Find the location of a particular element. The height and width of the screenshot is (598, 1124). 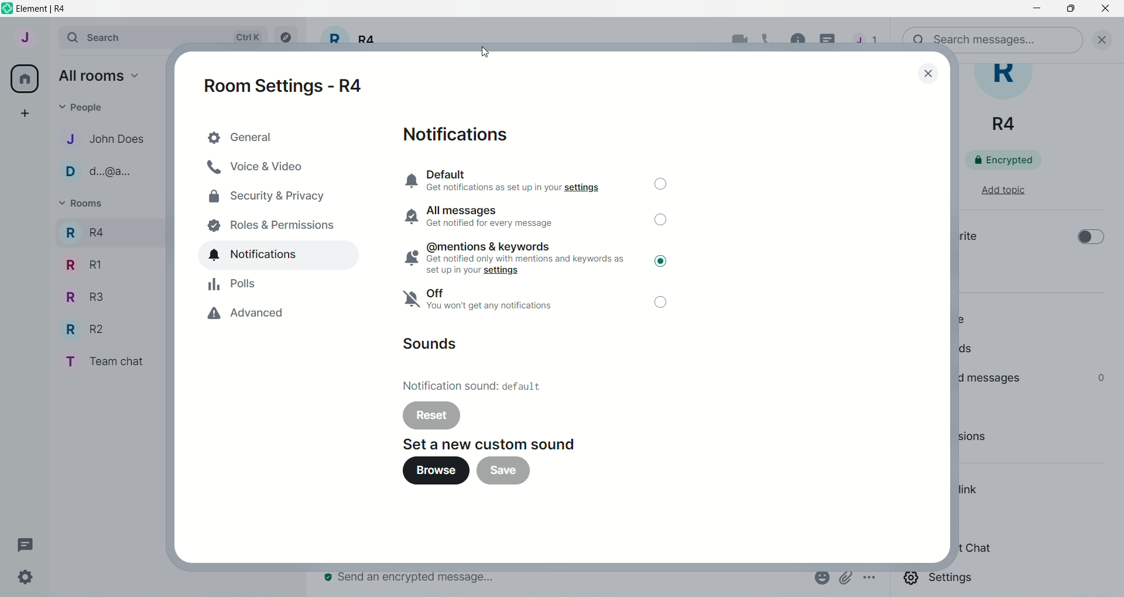

T Team chat is located at coordinates (101, 360).